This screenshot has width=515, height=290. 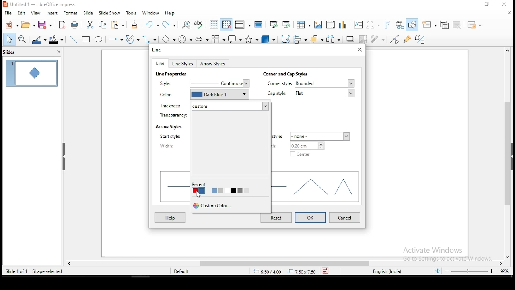 I want to click on display views, so click(x=242, y=24).